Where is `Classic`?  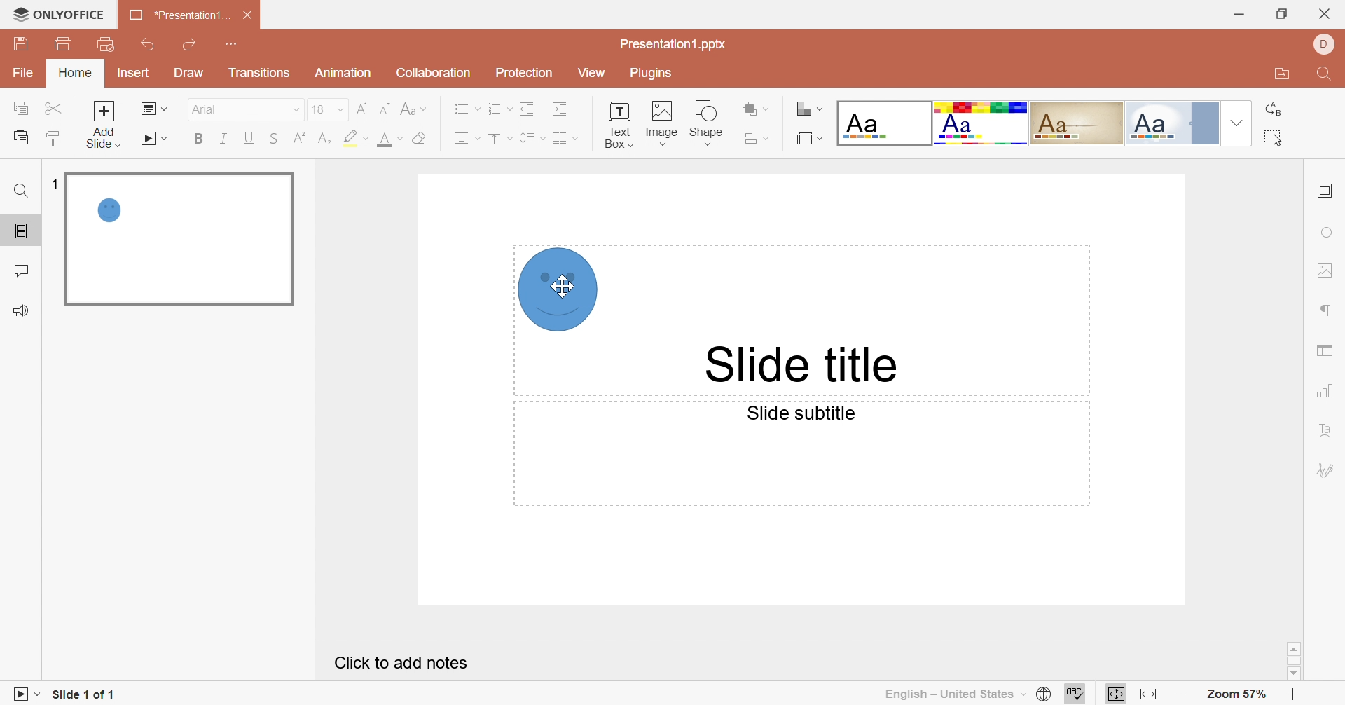 Classic is located at coordinates (1078, 121).